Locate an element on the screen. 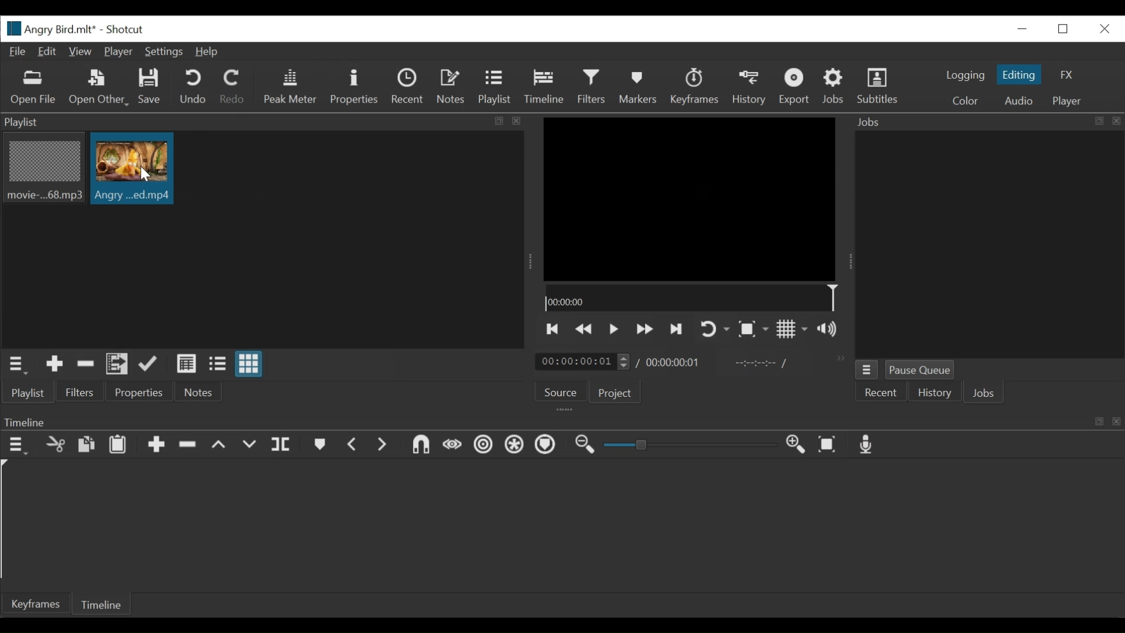 The width and height of the screenshot is (1125, 633). Playlist menu is located at coordinates (18, 366).